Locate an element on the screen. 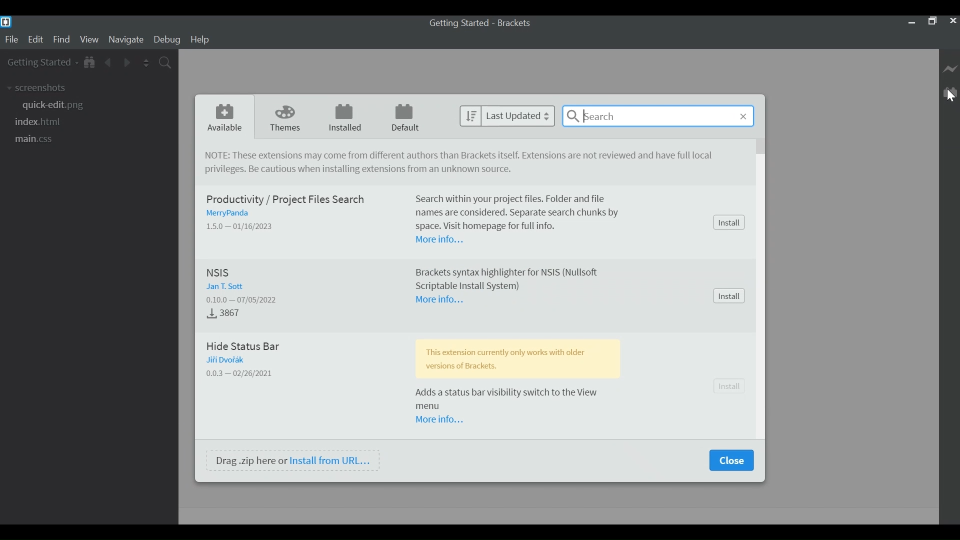 The height and width of the screenshot is (540, 960). Live Preview is located at coordinates (950, 70).